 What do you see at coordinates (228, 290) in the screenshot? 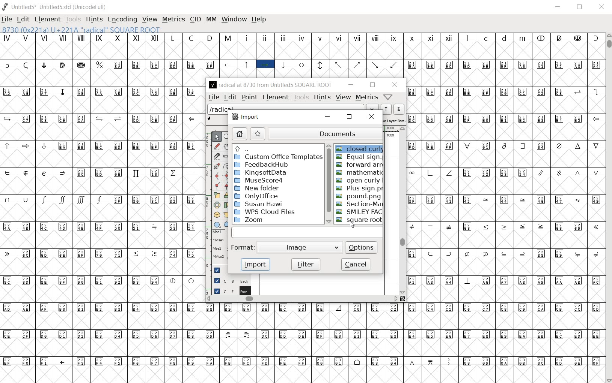
I see `foreground` at bounding box center [228, 290].